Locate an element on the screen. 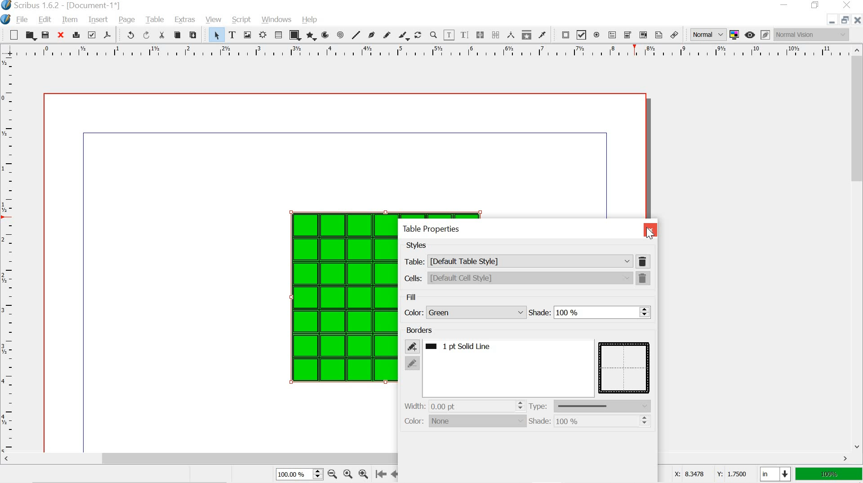  add border is located at coordinates (412, 346).